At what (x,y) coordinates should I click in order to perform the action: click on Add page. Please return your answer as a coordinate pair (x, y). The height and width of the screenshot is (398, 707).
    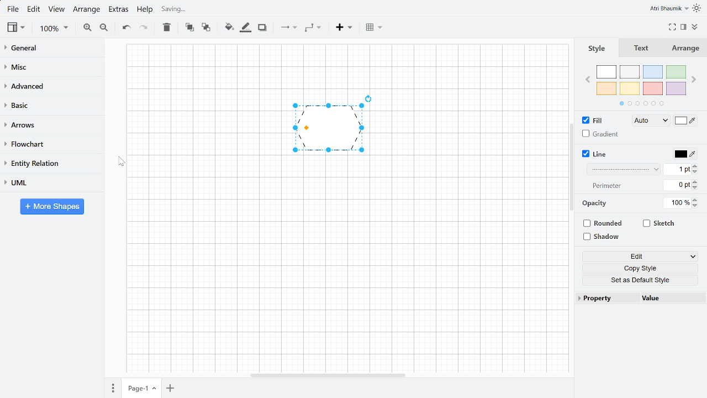
    Looking at the image, I should click on (170, 388).